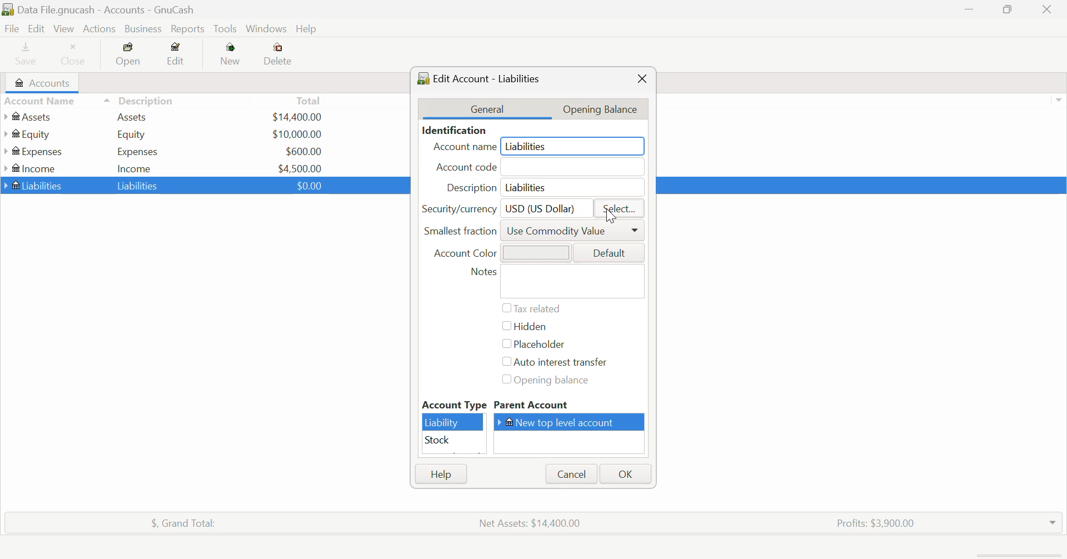 The image size is (1067, 559). I want to click on Liabilities, so click(139, 185).